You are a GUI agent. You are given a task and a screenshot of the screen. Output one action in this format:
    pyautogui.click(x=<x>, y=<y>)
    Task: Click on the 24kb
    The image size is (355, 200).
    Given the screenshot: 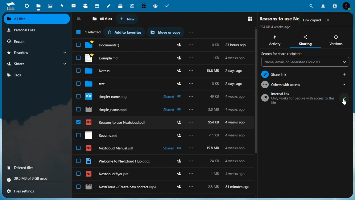 What is the action you would take?
    pyautogui.click(x=214, y=161)
    